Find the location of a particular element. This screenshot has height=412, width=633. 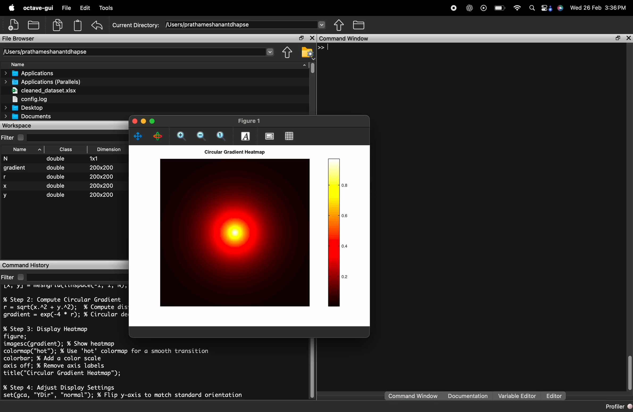

Desktop is located at coordinates (31, 108).